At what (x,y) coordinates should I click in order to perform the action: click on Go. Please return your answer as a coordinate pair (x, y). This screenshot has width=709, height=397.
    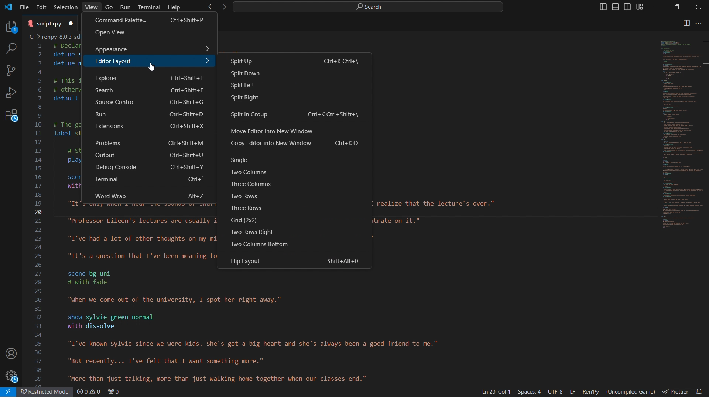
    Looking at the image, I should click on (110, 6).